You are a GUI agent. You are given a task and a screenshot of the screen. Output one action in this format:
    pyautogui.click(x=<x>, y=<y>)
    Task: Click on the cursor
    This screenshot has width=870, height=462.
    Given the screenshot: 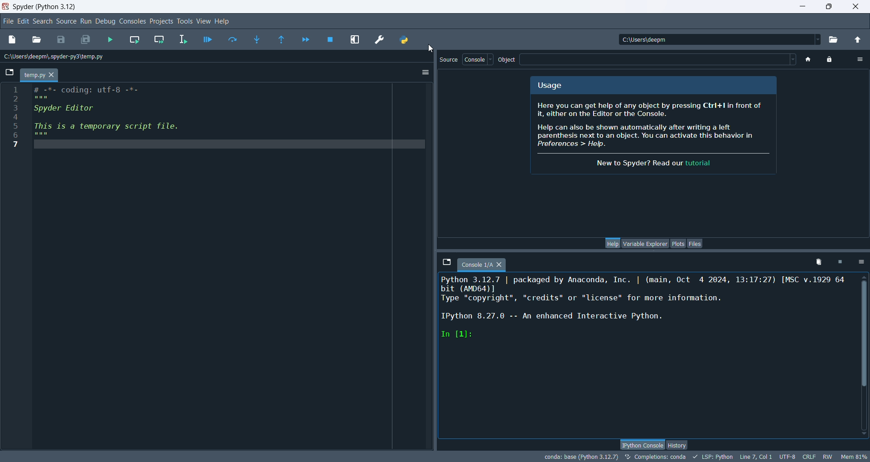 What is the action you would take?
    pyautogui.click(x=430, y=49)
    